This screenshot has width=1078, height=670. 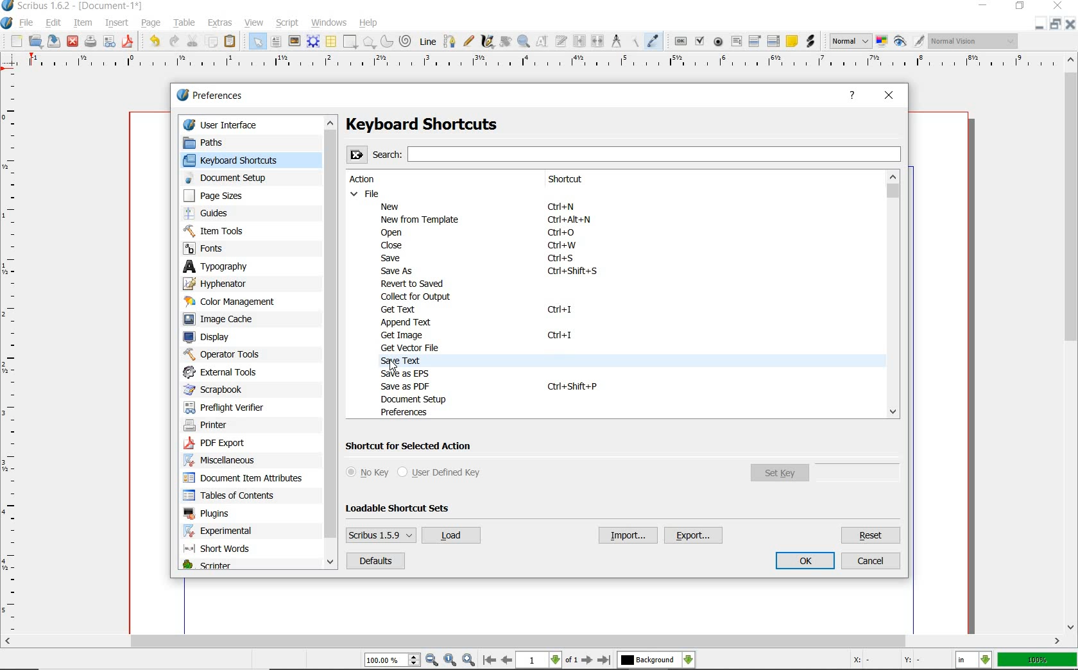 What do you see at coordinates (420, 660) in the screenshot?
I see `zoom in/zoom to/zoom out` at bounding box center [420, 660].